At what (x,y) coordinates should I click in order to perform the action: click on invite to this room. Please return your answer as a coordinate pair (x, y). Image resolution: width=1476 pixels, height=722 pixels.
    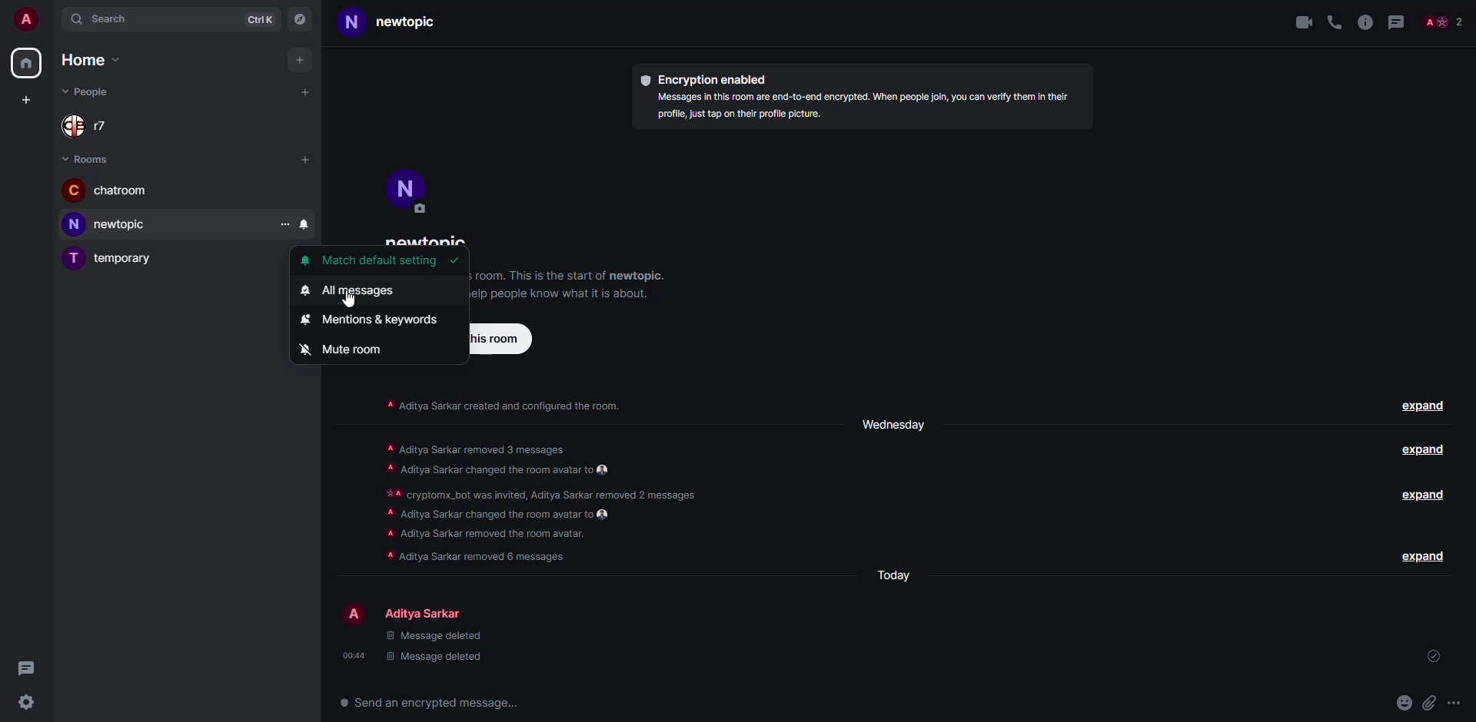
    Looking at the image, I should click on (500, 339).